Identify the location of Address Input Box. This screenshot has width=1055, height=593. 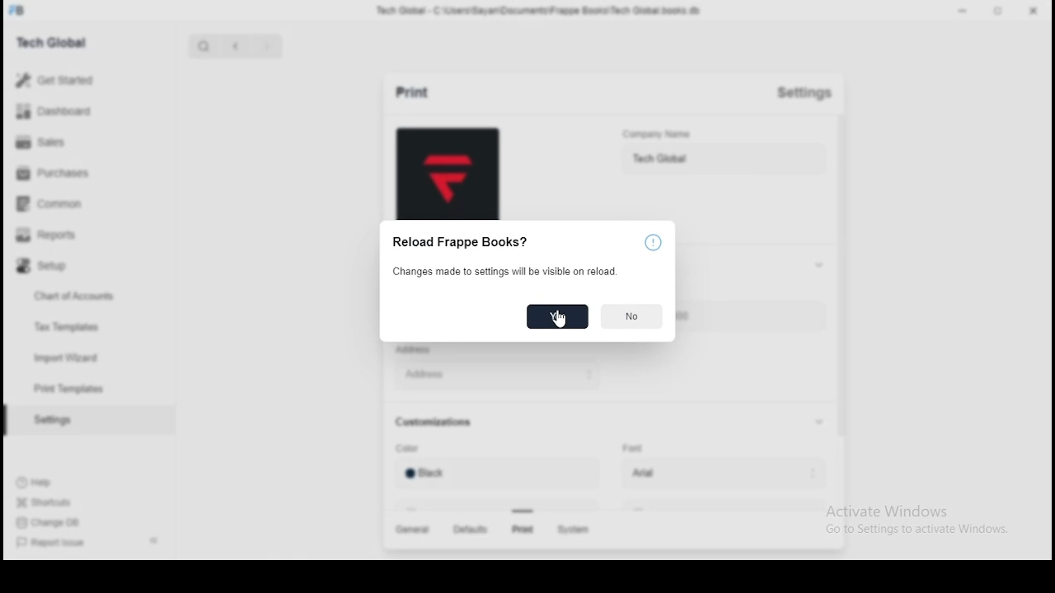
(495, 374).